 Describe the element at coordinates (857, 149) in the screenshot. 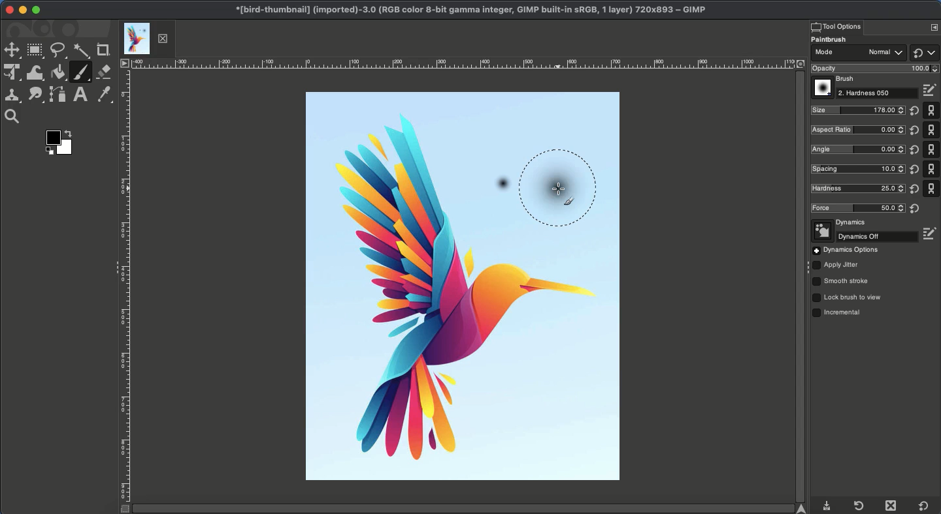

I see `Angle` at that location.